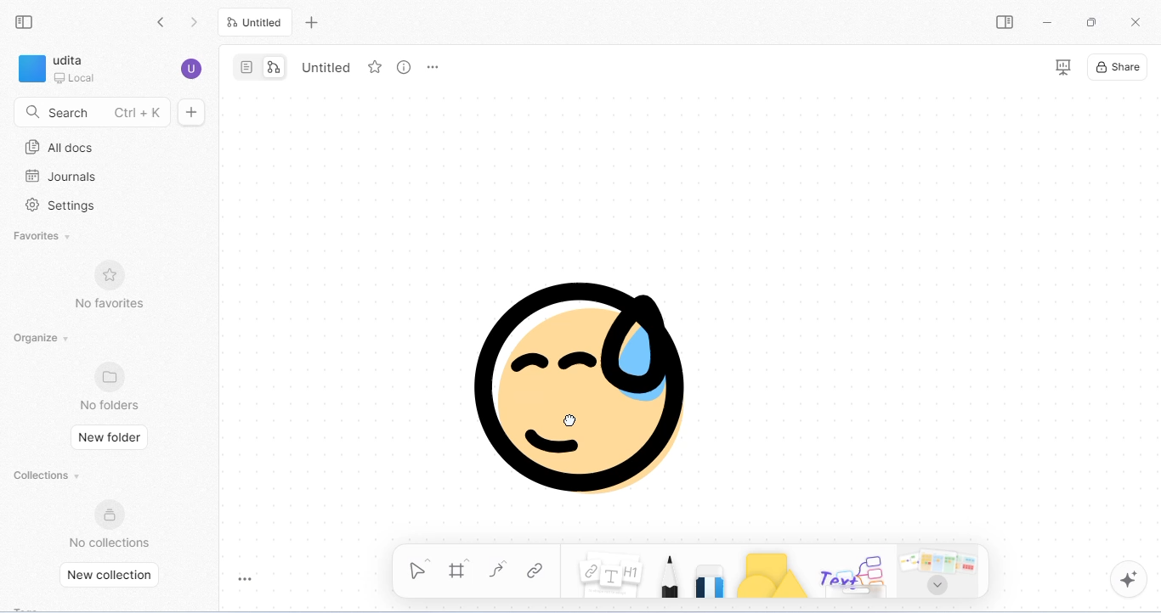  I want to click on emoji is moved, so click(582, 388).